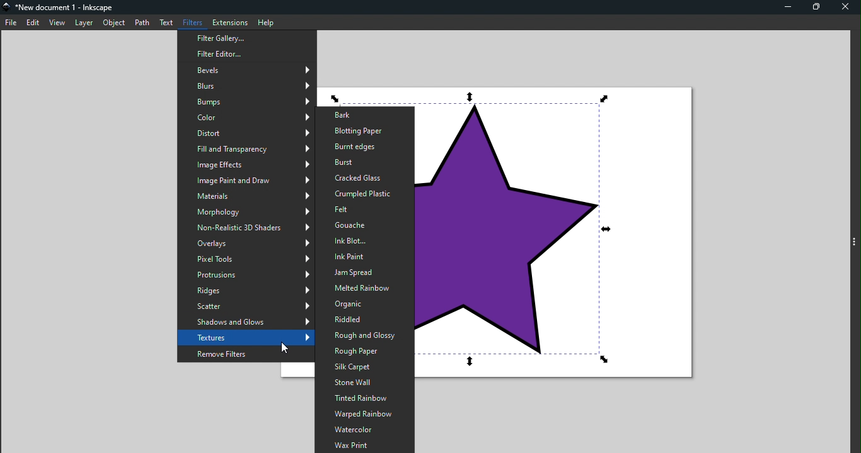 This screenshot has width=861, height=453. I want to click on Warped rainbow, so click(364, 415).